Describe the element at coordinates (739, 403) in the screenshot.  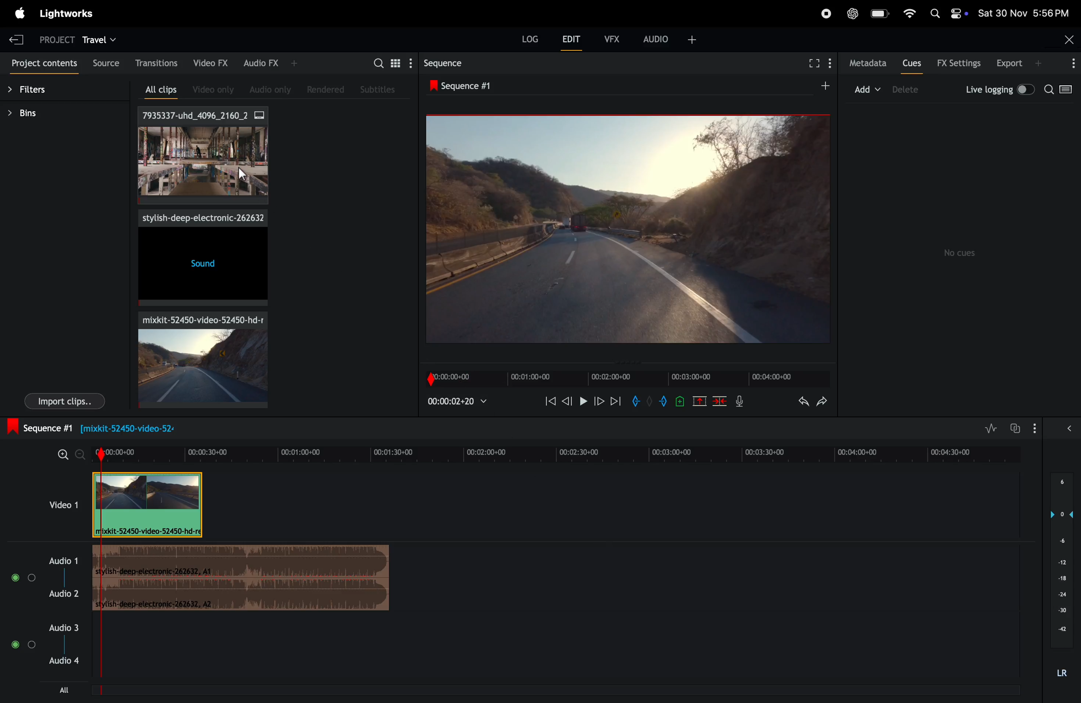
I see `mic` at that location.